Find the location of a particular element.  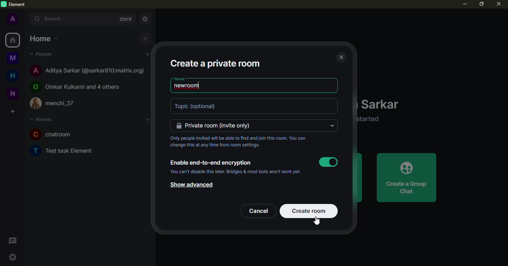

create a private room is located at coordinates (216, 62).